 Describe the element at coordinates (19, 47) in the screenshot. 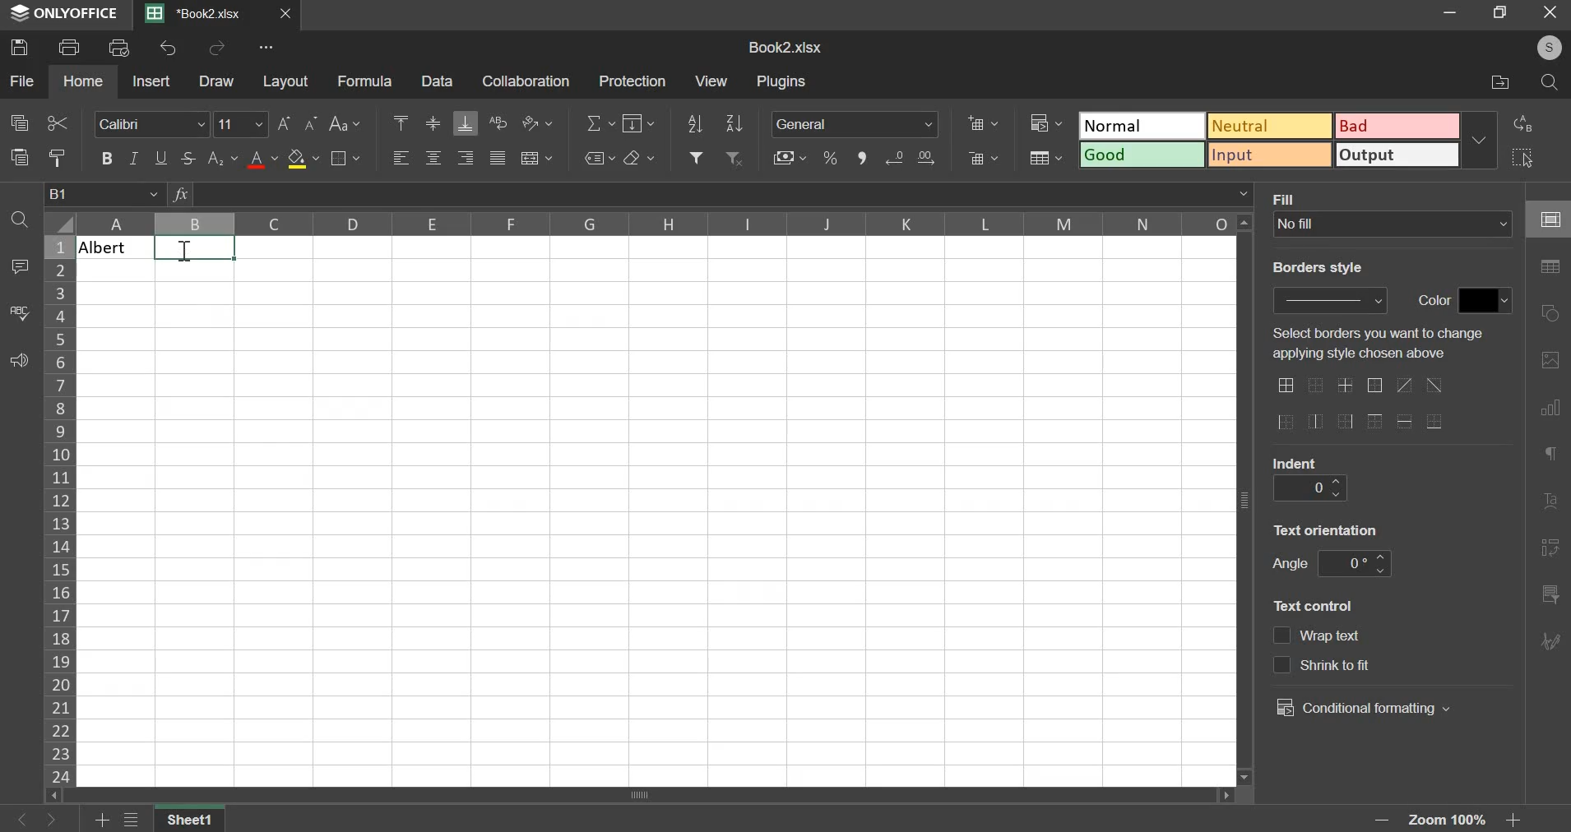

I see `save` at that location.